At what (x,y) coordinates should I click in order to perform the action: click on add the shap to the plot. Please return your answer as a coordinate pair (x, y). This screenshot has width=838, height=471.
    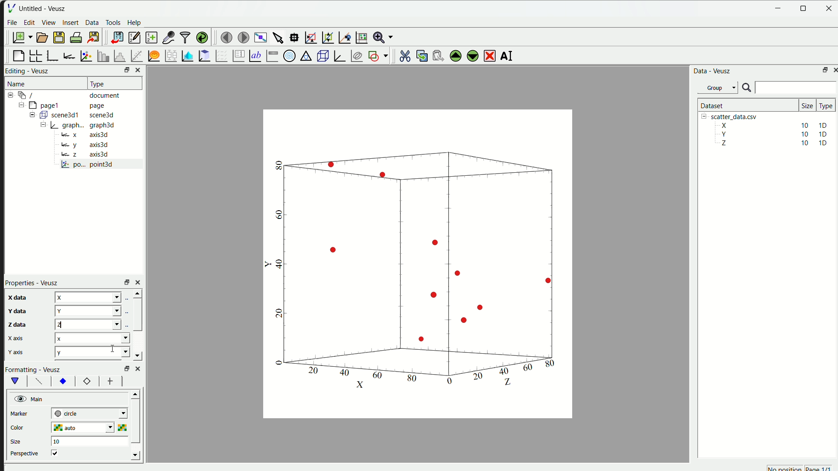
    Looking at the image, I should click on (378, 55).